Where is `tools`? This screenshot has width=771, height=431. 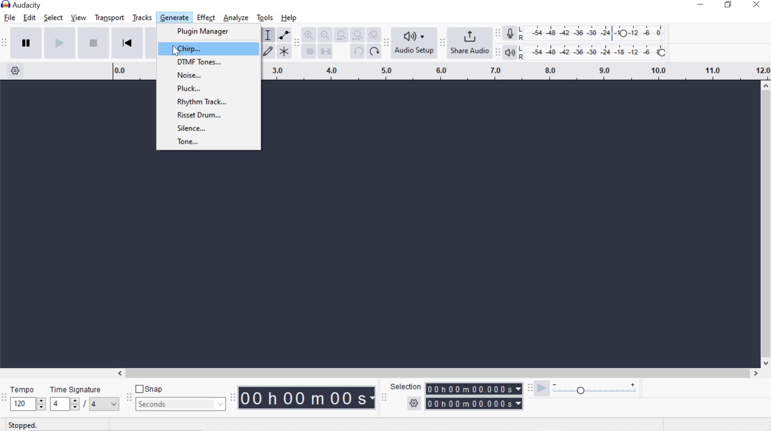 tools is located at coordinates (265, 18).